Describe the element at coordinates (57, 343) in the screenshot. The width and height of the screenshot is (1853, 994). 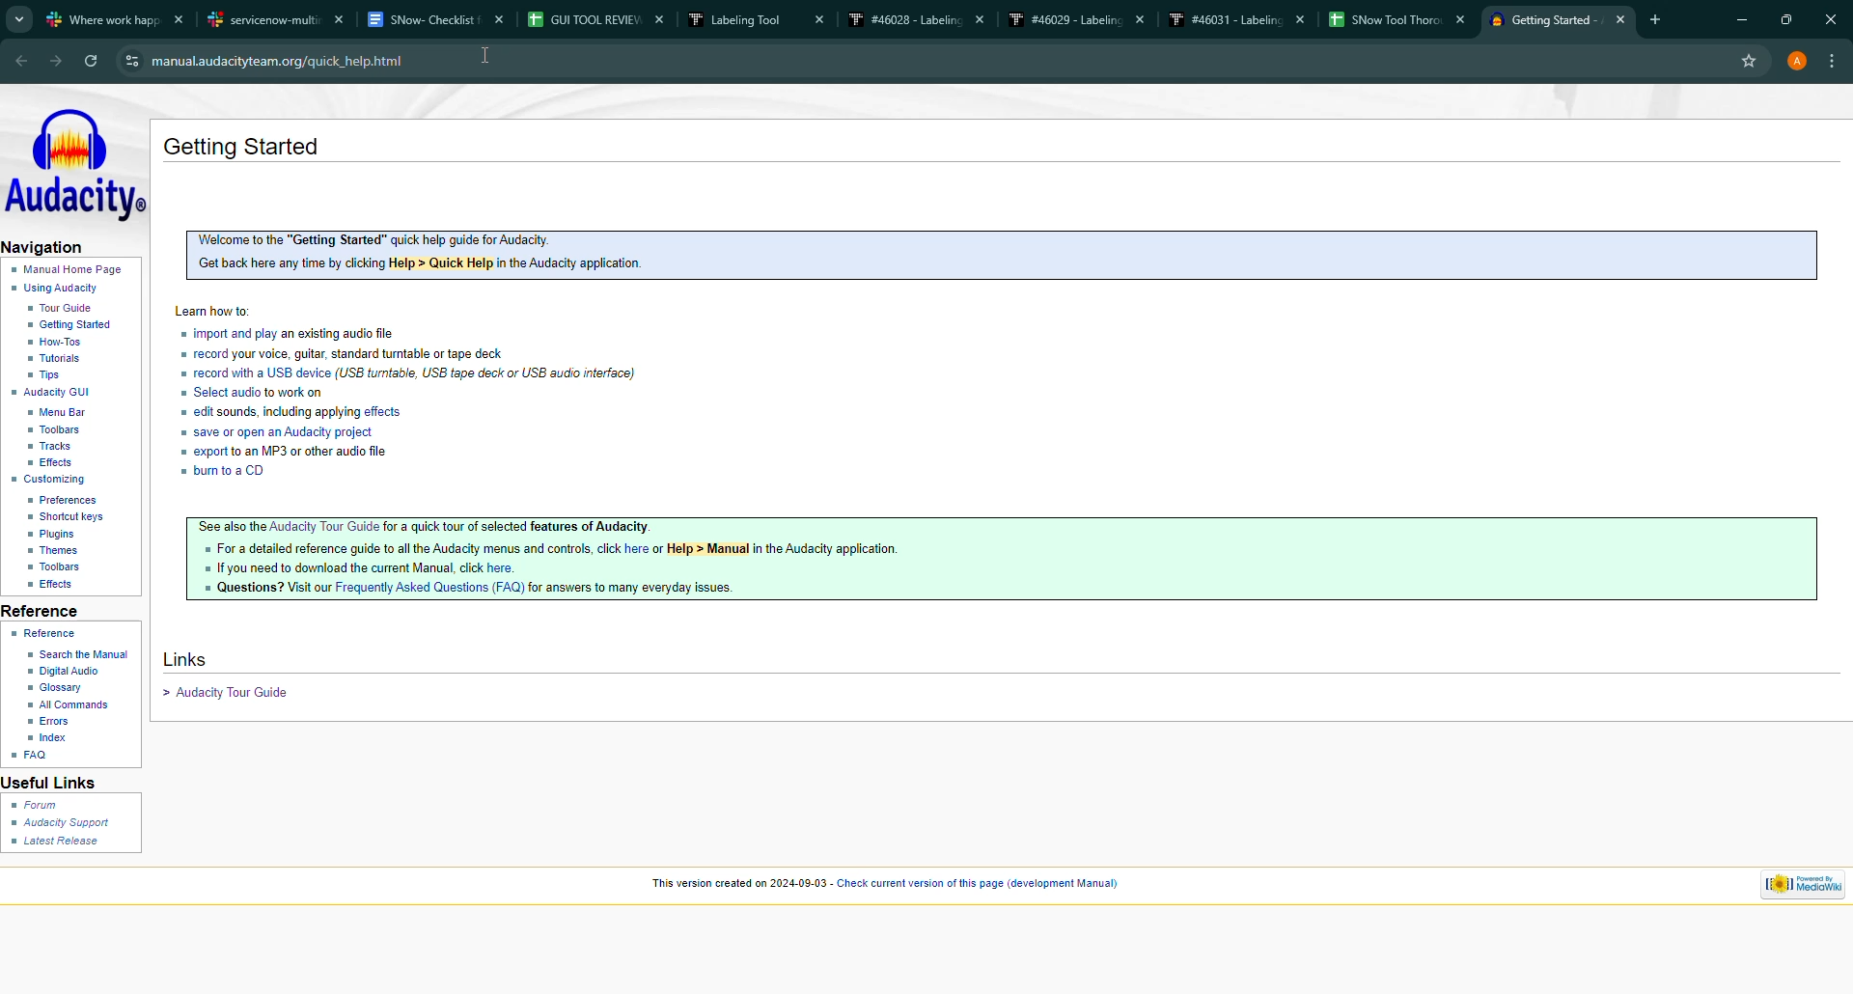
I see `how` at that location.